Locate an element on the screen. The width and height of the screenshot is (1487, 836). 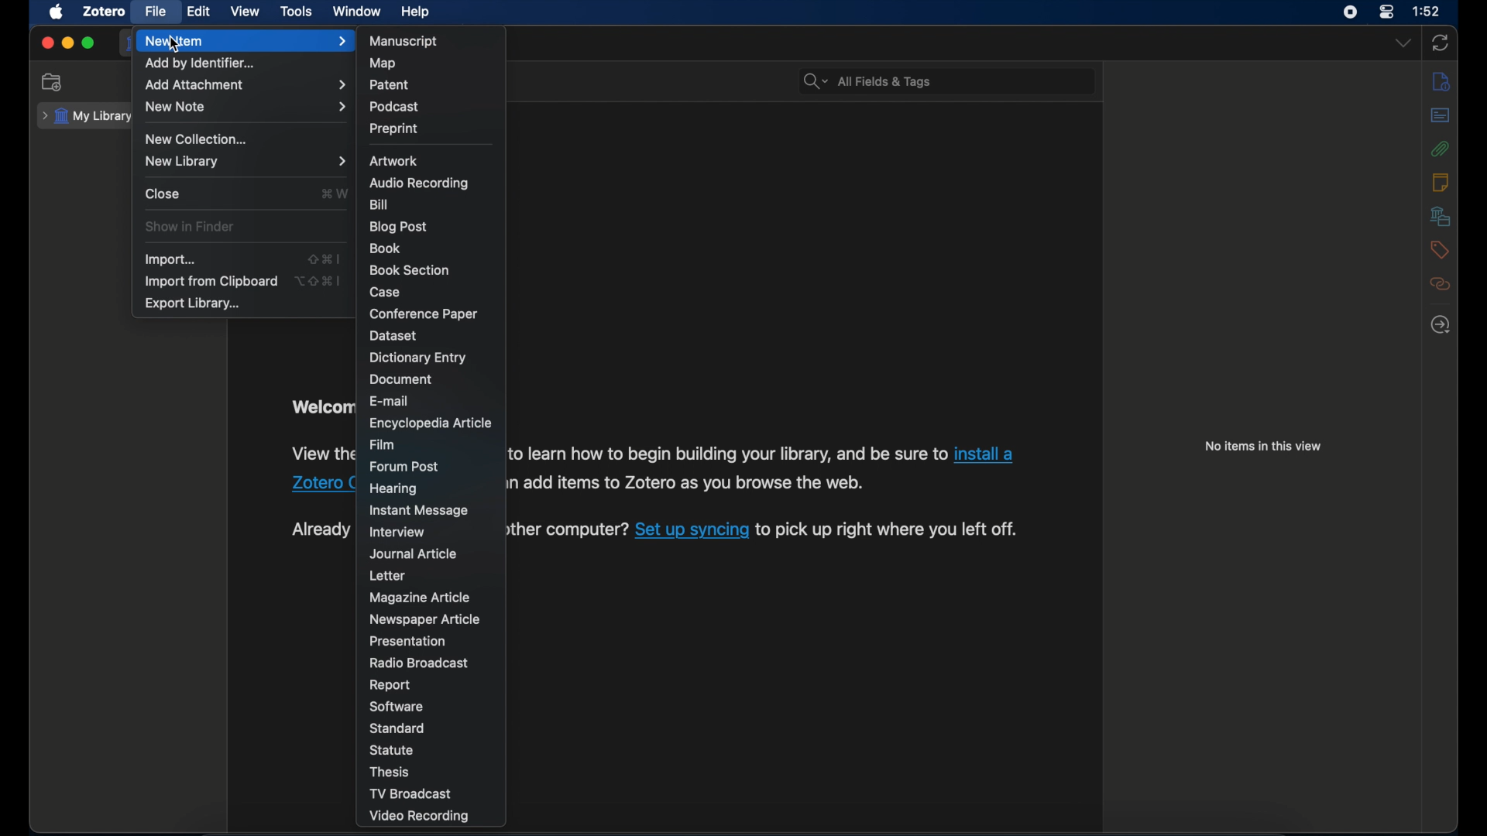
install a is located at coordinates (985, 453).